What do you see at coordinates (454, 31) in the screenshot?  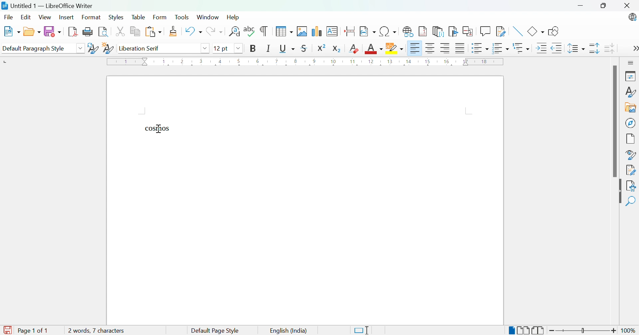 I see `Insert bookmark` at bounding box center [454, 31].